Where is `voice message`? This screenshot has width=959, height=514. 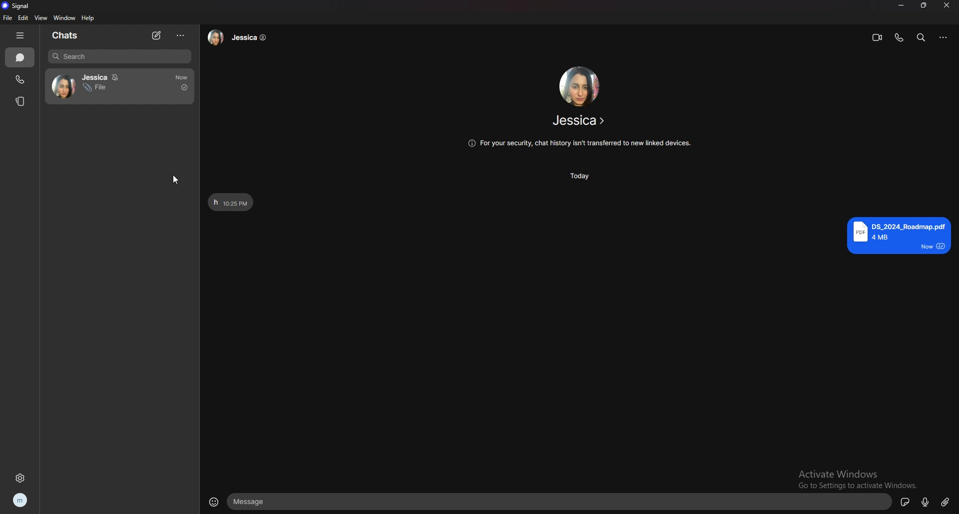
voice message is located at coordinates (925, 503).